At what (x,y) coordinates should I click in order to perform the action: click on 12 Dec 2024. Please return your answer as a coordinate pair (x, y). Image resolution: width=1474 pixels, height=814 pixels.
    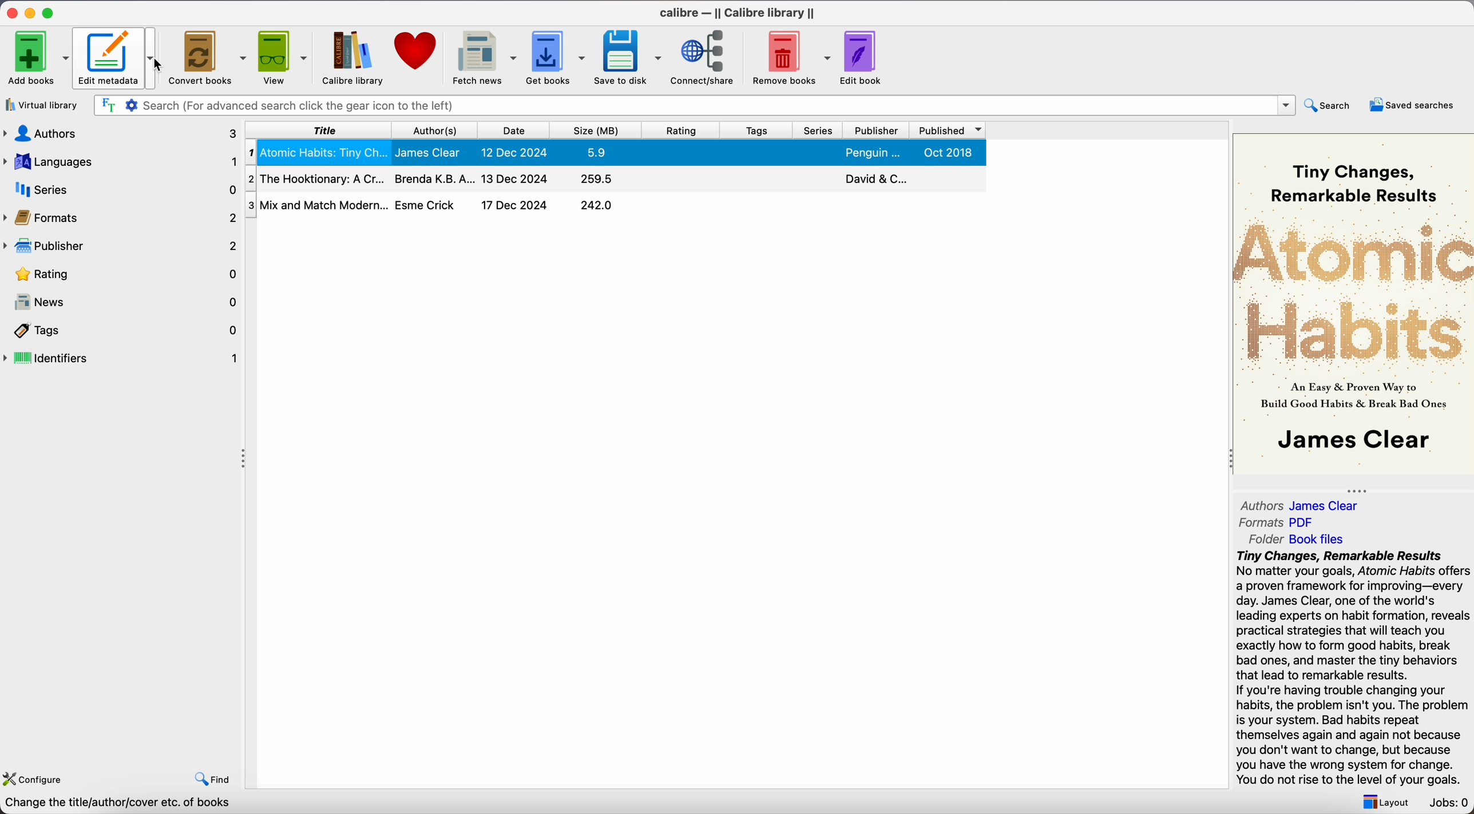
    Looking at the image, I should click on (514, 151).